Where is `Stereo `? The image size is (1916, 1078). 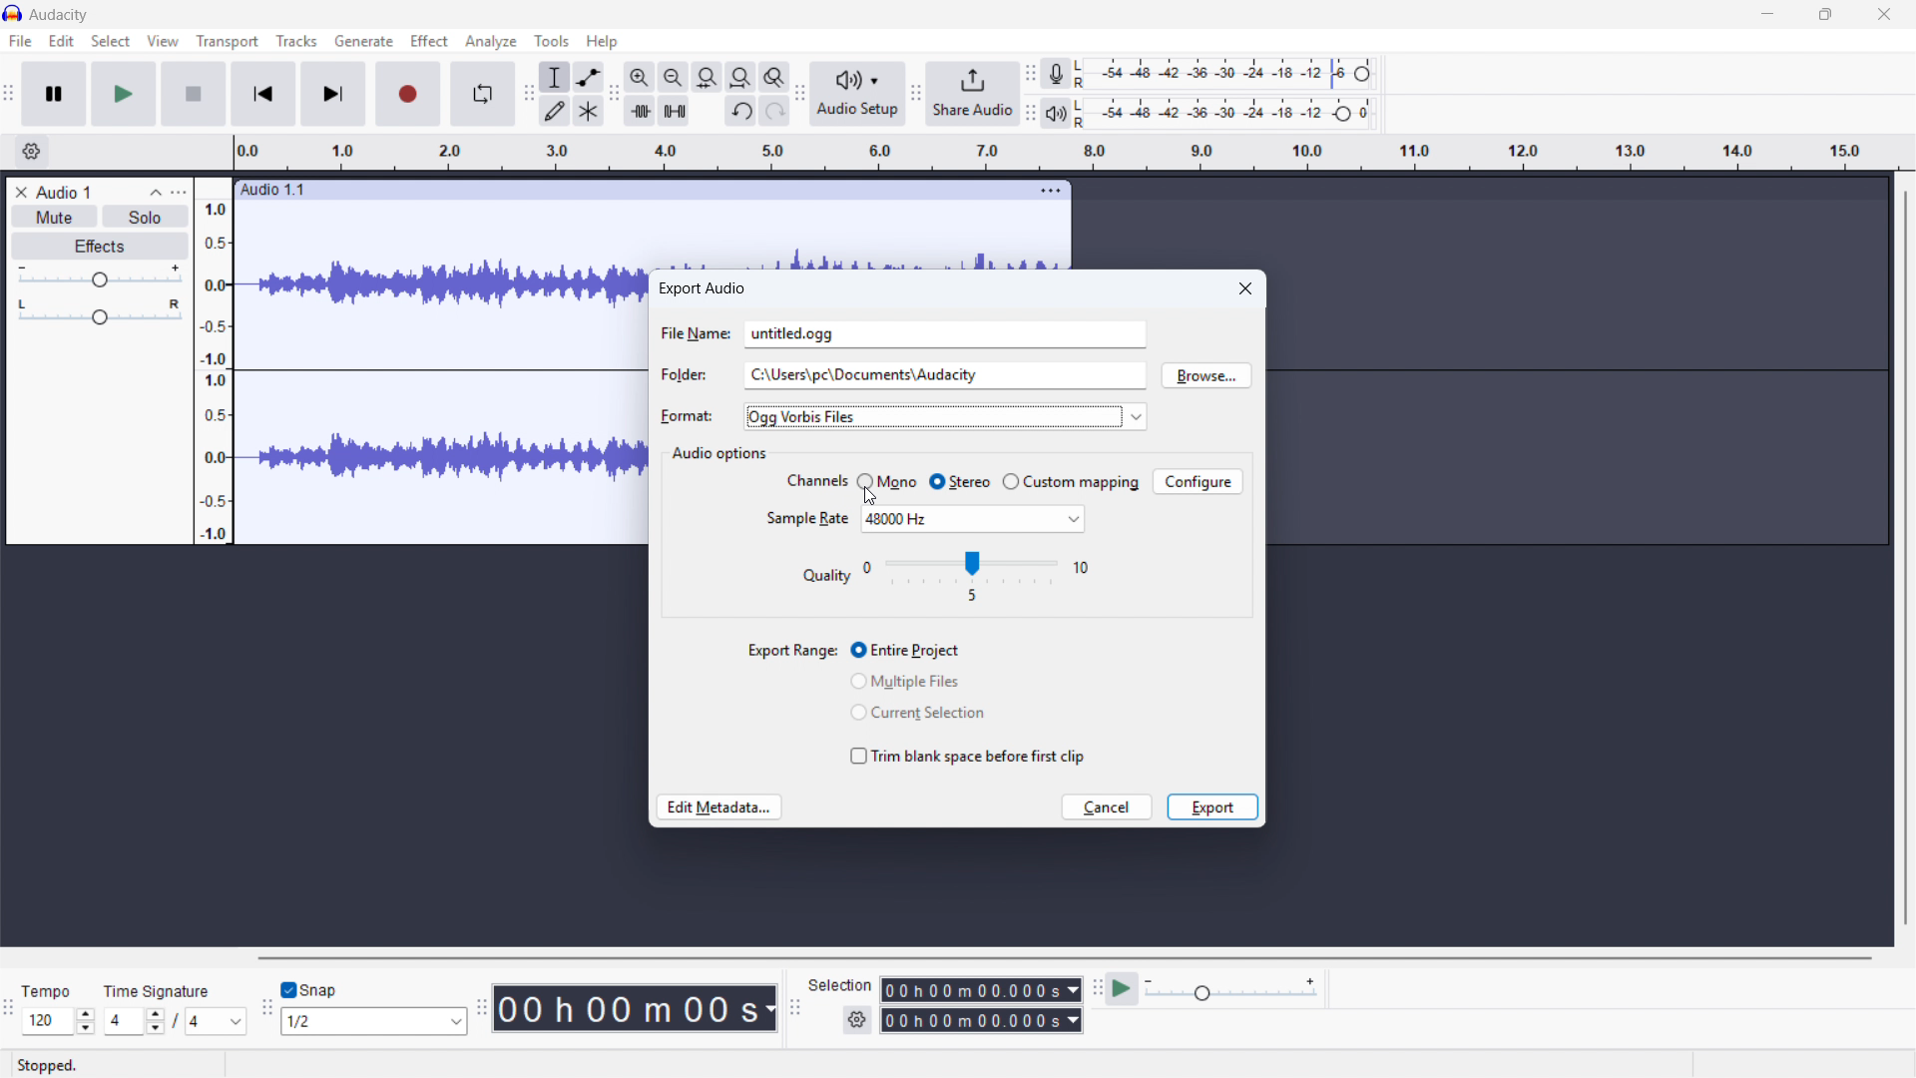
Stereo  is located at coordinates (960, 481).